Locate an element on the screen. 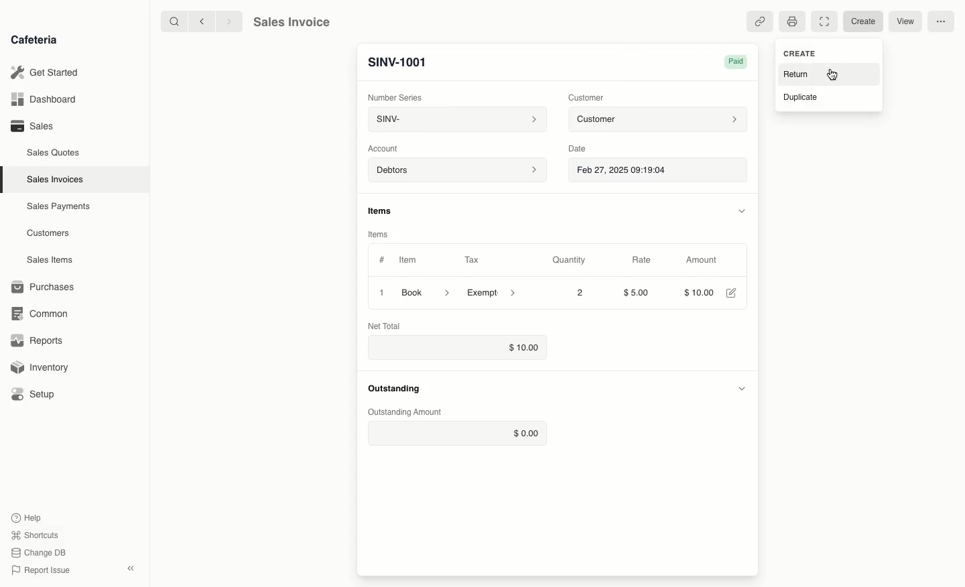 This screenshot has width=965, height=587. Cafeteria is located at coordinates (34, 40).